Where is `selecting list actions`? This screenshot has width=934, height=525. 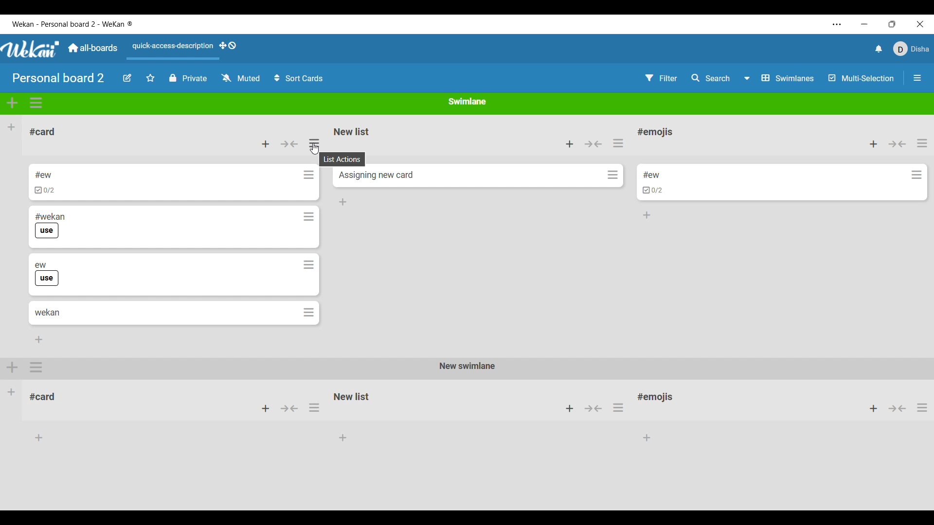
selecting list actions is located at coordinates (318, 142).